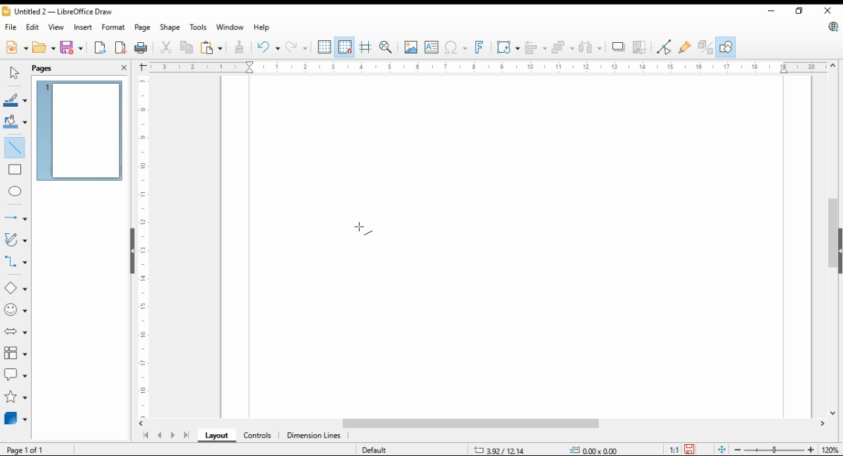  Describe the element at coordinates (674, 449) in the screenshot. I see `1:1` at that location.